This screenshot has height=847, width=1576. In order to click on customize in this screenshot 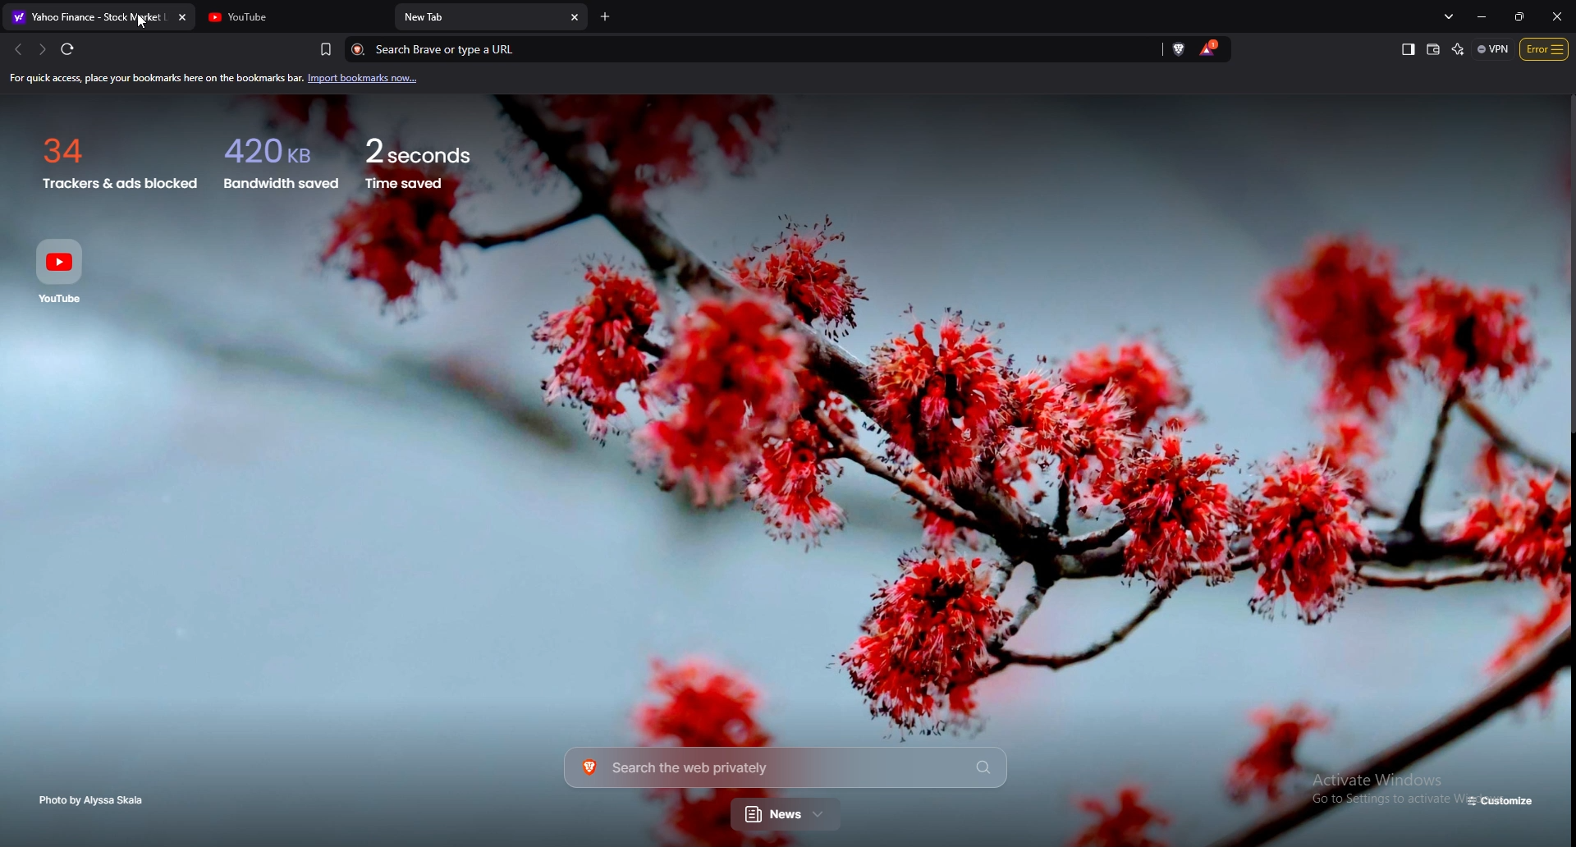, I will do `click(1502, 802)`.